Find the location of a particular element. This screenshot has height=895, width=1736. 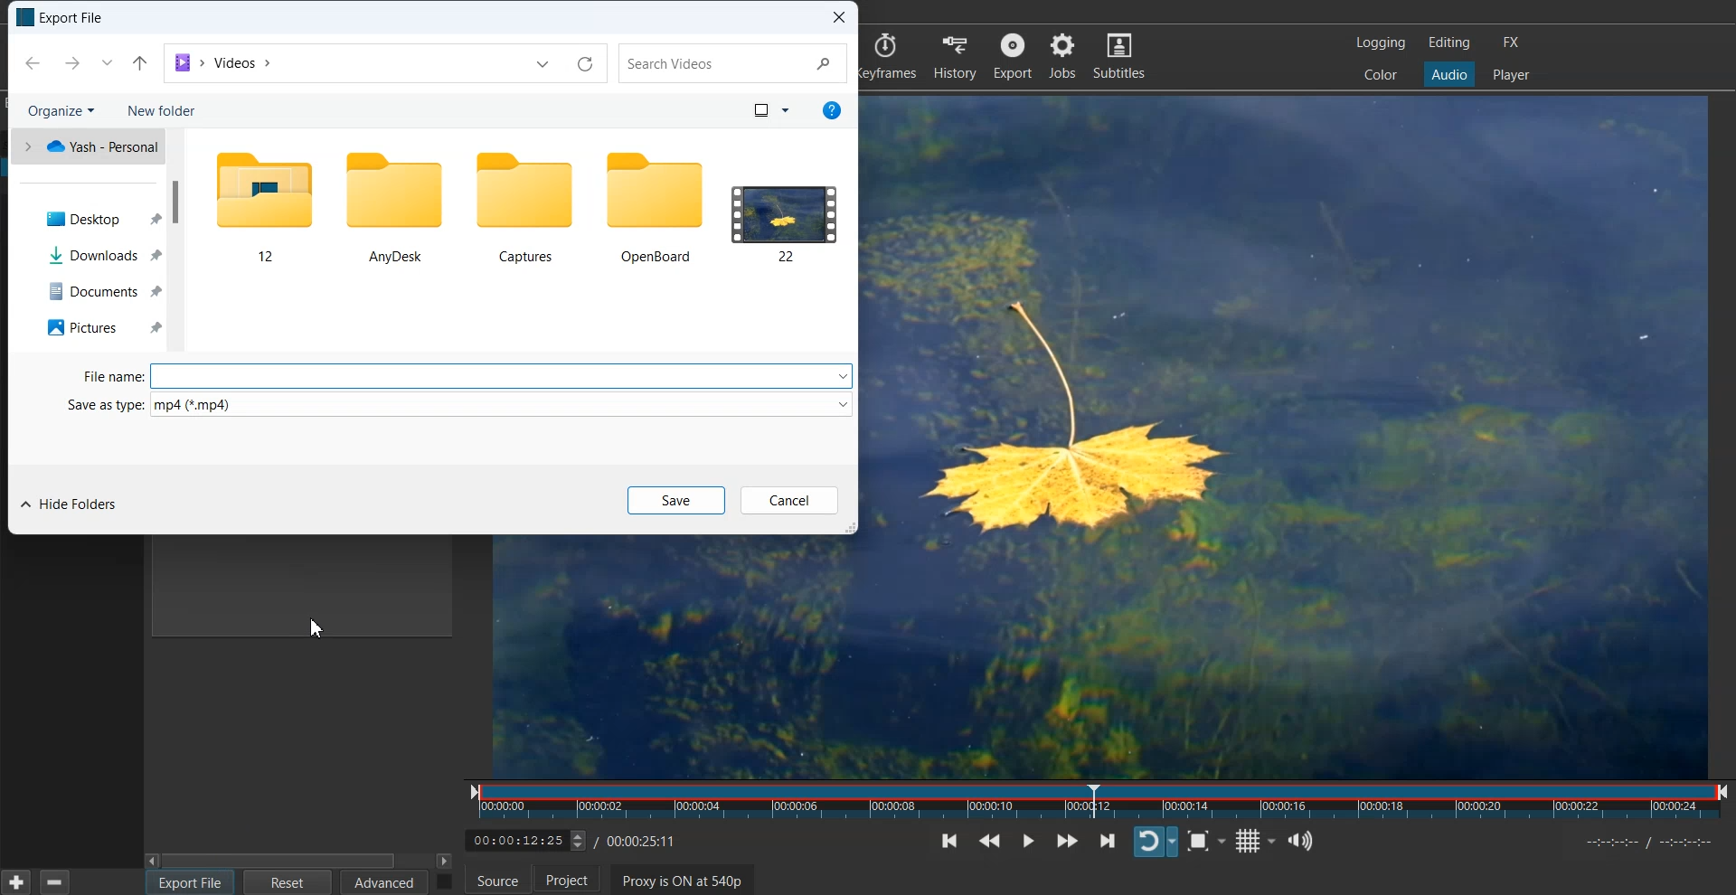

Time is located at coordinates (578, 838).